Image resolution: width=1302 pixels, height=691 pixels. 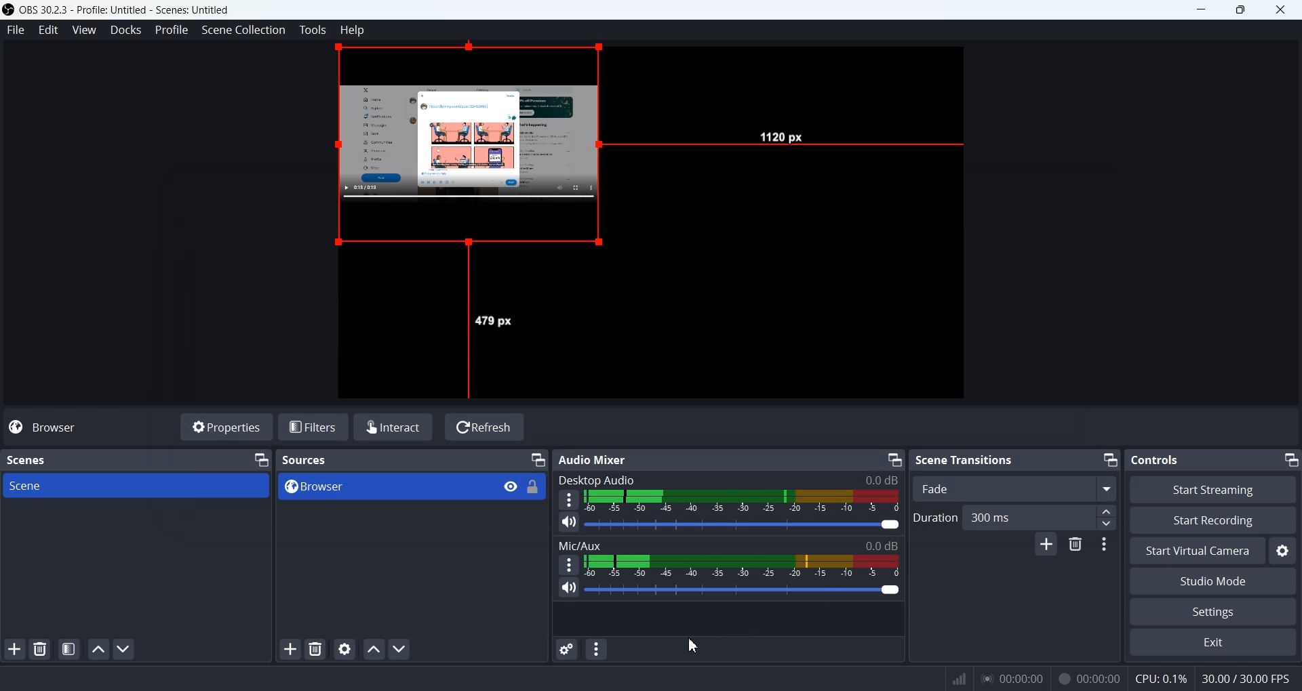 What do you see at coordinates (1161, 677) in the screenshot?
I see `CPU:0.1%` at bounding box center [1161, 677].